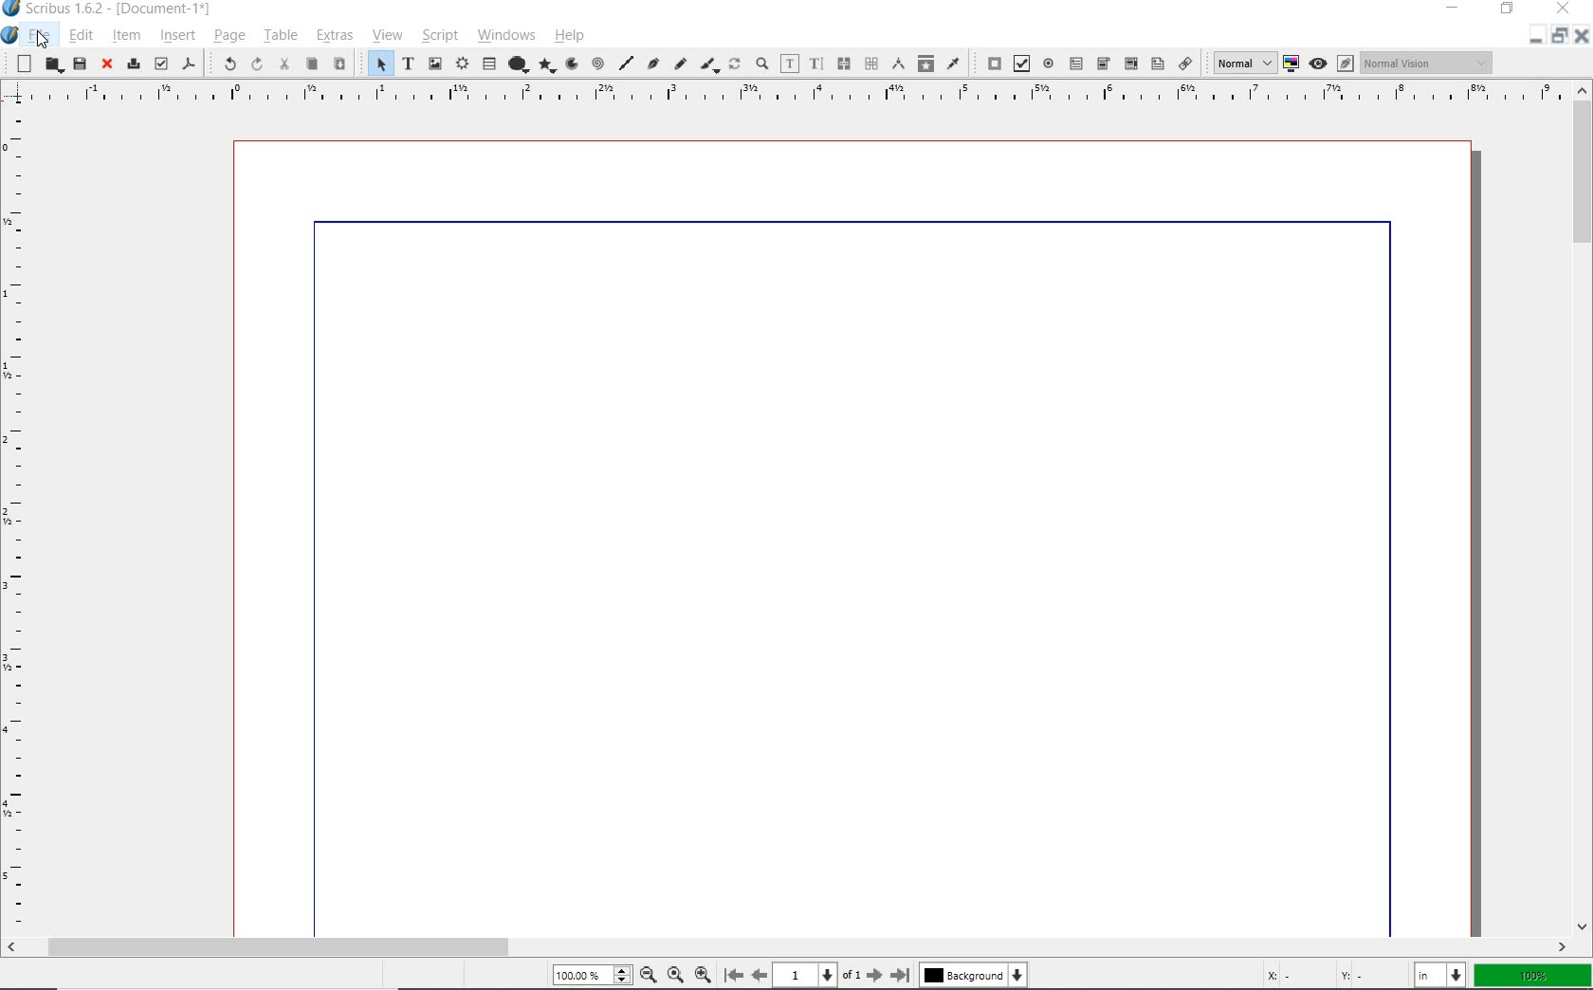 Image resolution: width=1593 pixels, height=990 pixels. I want to click on link text frames, so click(843, 64).